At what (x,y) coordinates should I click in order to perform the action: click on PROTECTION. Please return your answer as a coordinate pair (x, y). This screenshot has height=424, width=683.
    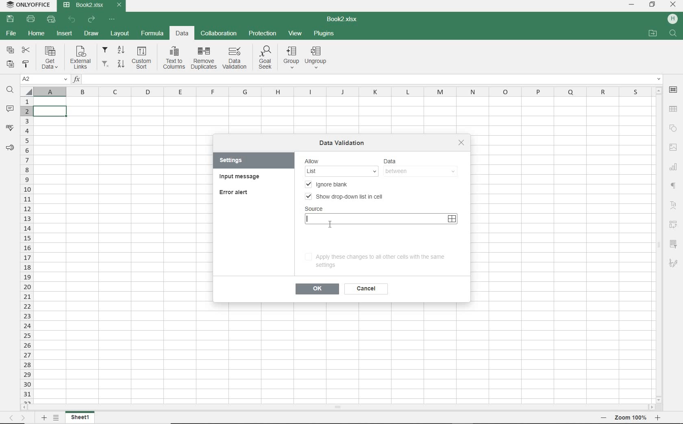
    Looking at the image, I should click on (262, 34).